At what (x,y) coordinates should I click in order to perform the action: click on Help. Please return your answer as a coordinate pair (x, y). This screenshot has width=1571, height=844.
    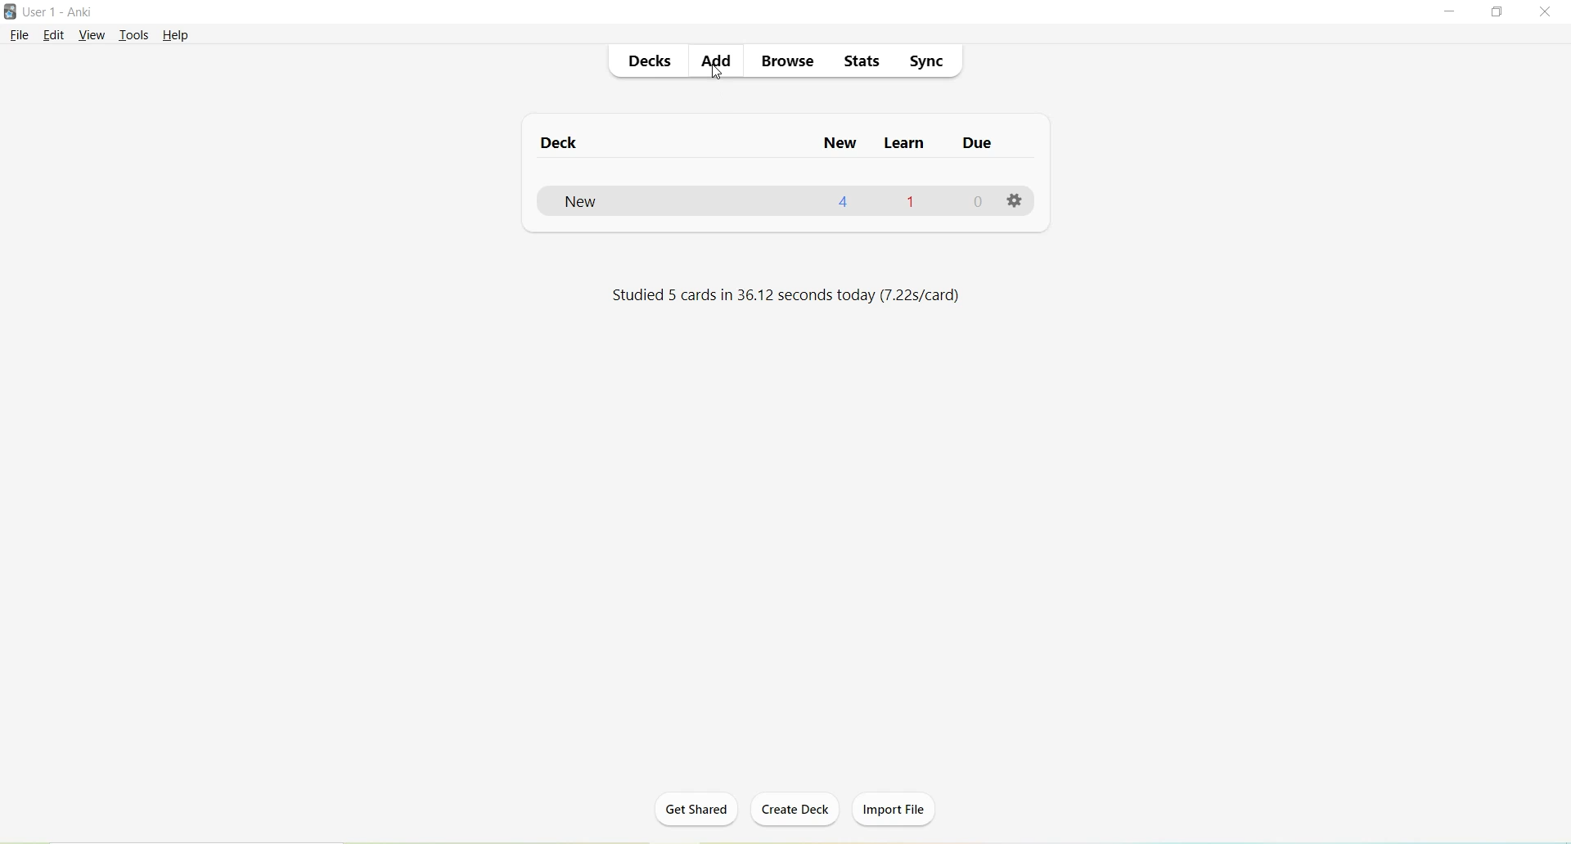
    Looking at the image, I should click on (176, 36).